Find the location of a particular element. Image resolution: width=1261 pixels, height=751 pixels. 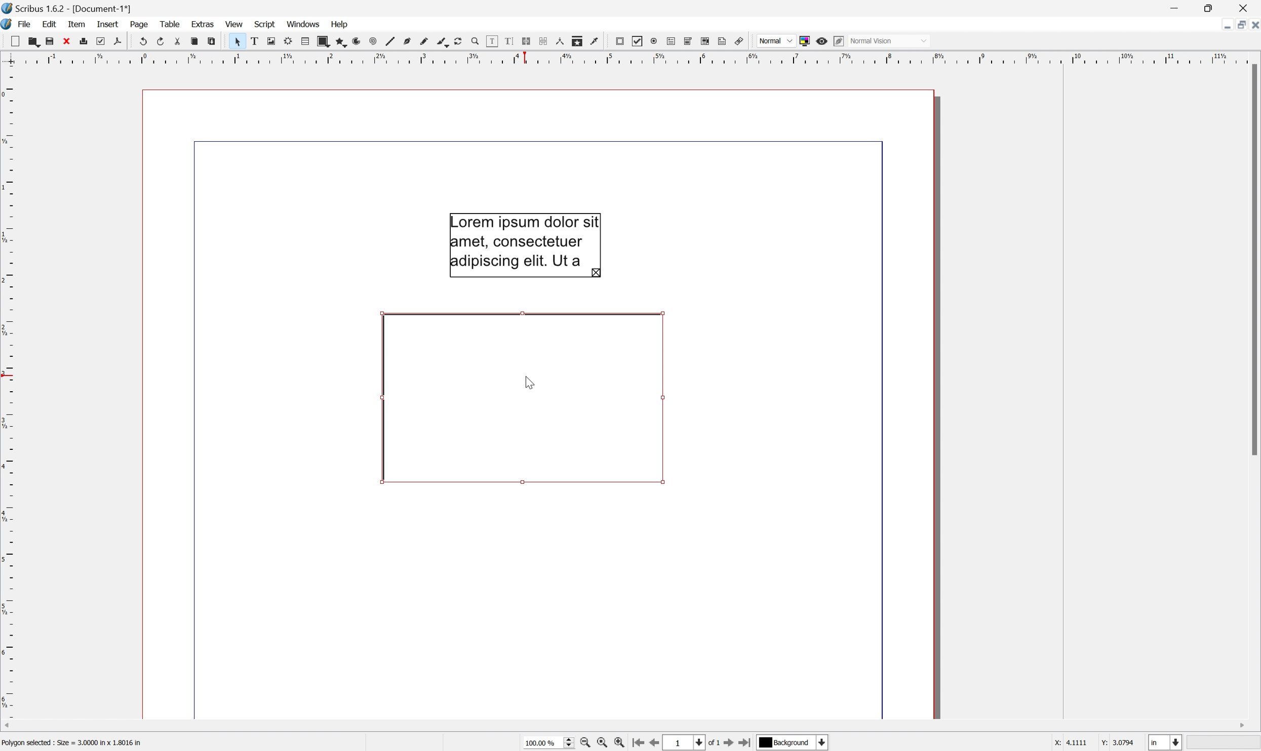

Image frame is located at coordinates (269, 40).